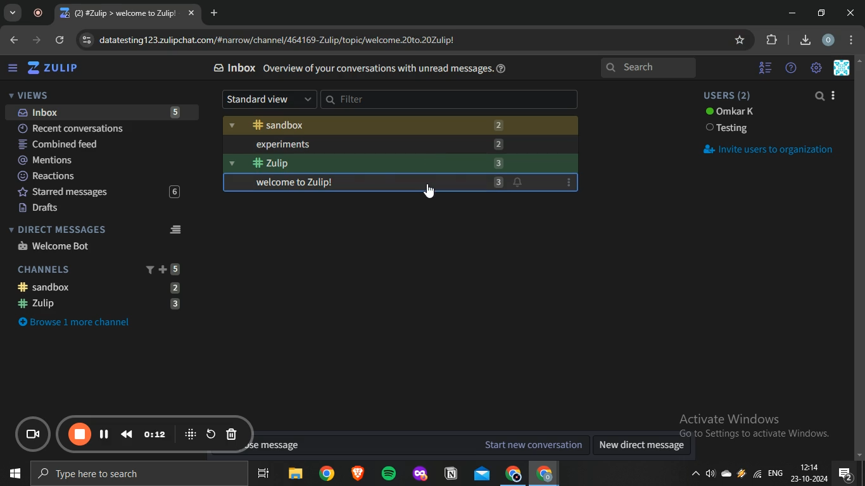 This screenshot has width=865, height=486. Describe the element at coordinates (96, 208) in the screenshot. I see `drafts` at that location.